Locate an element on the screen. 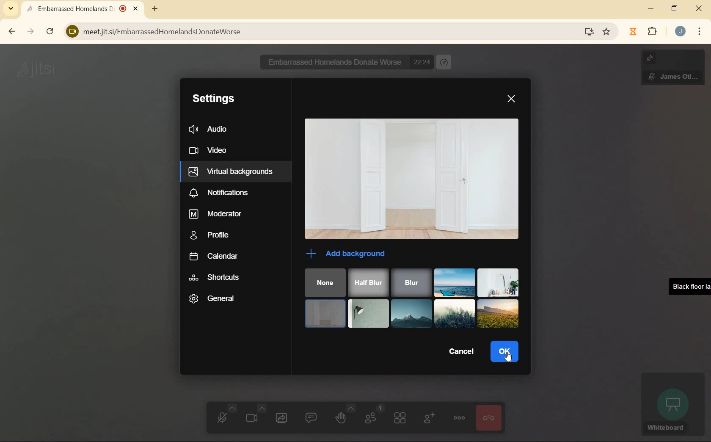 The width and height of the screenshot is (711, 442). Embarrassed Homelands is located at coordinates (82, 8).